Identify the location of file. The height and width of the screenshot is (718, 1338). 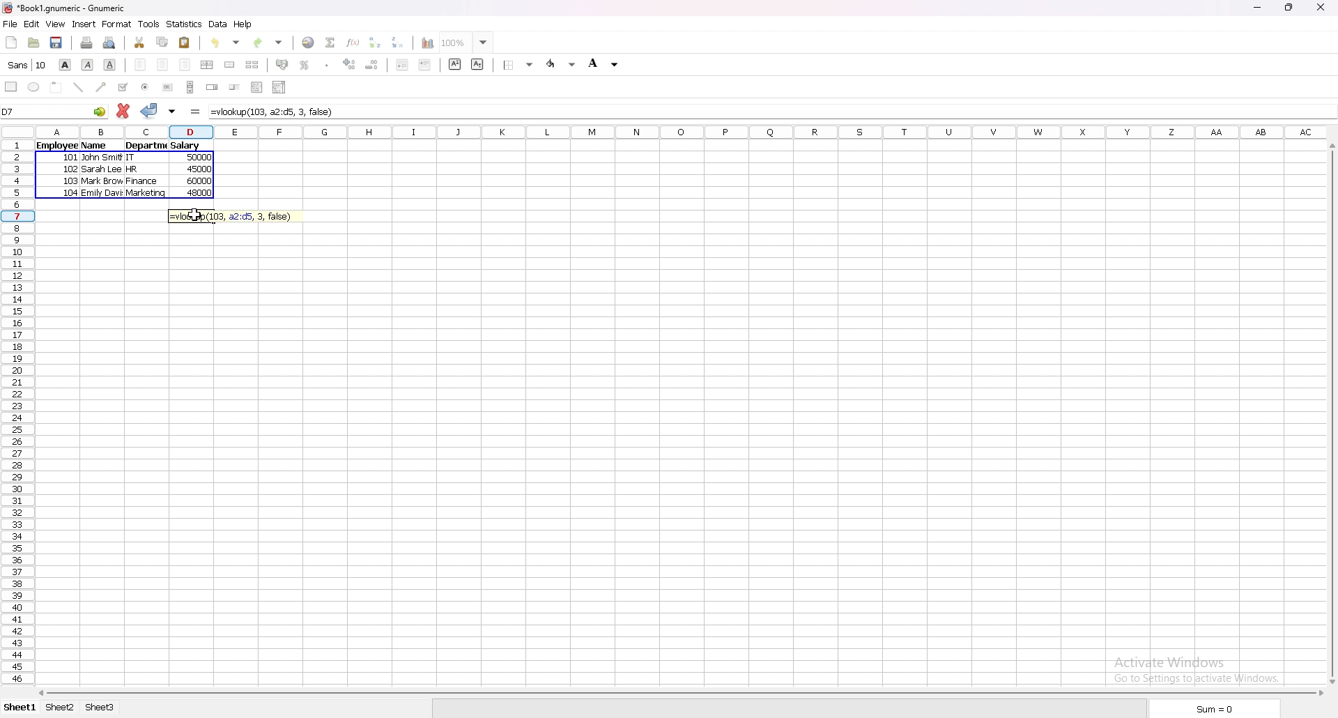
(10, 23).